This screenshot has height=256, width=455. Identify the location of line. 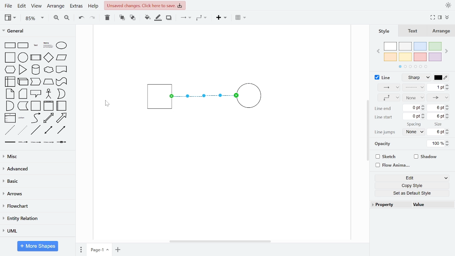
(383, 78).